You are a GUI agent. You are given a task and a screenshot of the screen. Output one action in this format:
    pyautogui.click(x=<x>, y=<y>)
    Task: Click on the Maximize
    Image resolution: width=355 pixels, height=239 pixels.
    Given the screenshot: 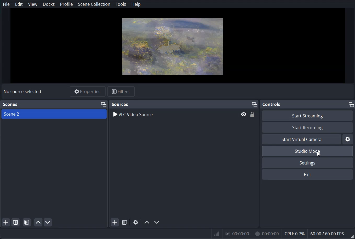 What is the action you would take?
    pyautogui.click(x=104, y=104)
    